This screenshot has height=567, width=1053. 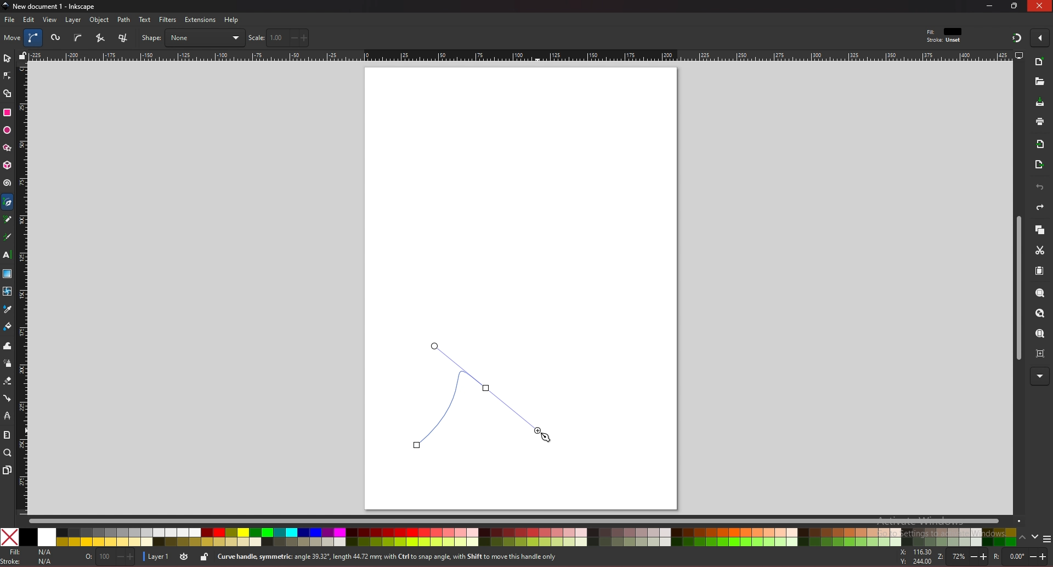 What do you see at coordinates (9, 238) in the screenshot?
I see `calligraphy` at bounding box center [9, 238].